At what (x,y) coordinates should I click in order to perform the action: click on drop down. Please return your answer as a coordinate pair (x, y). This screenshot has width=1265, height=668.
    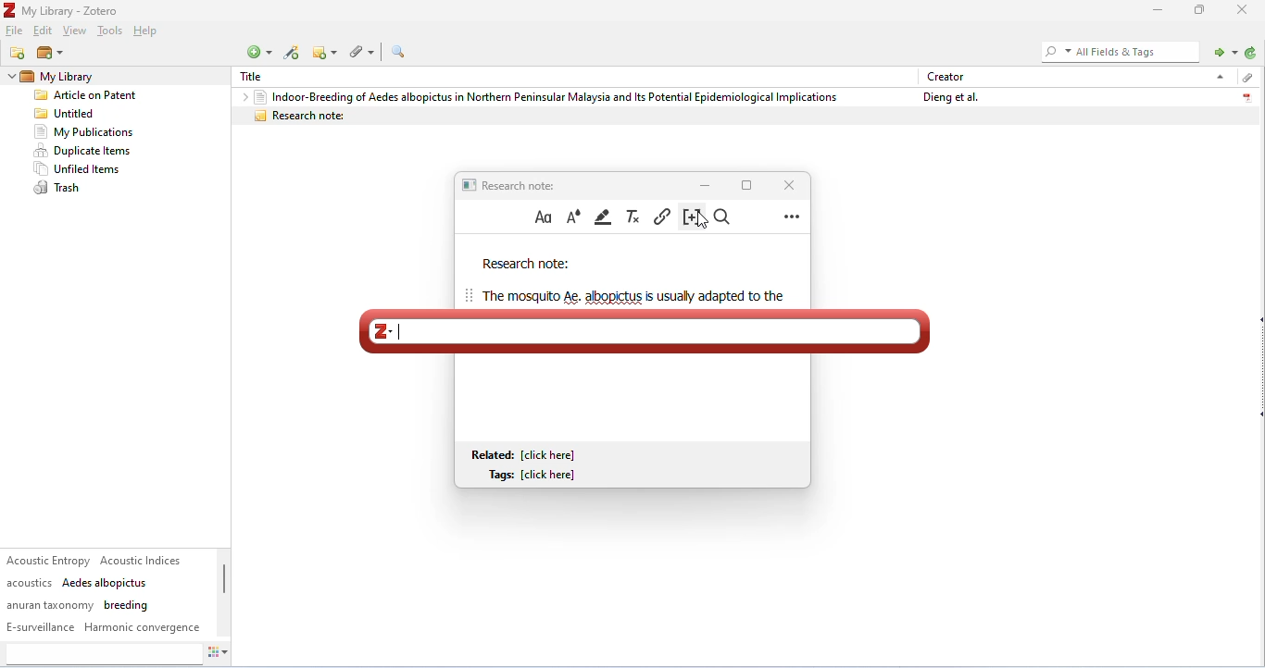
    Looking at the image, I should click on (241, 97).